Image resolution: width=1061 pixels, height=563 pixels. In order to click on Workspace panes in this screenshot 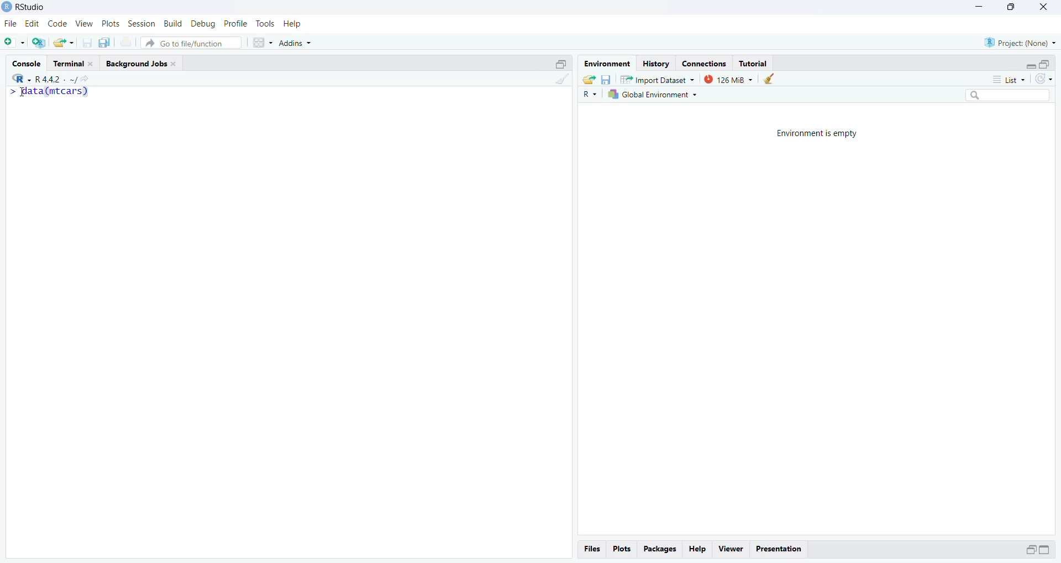, I will do `click(262, 43)`.